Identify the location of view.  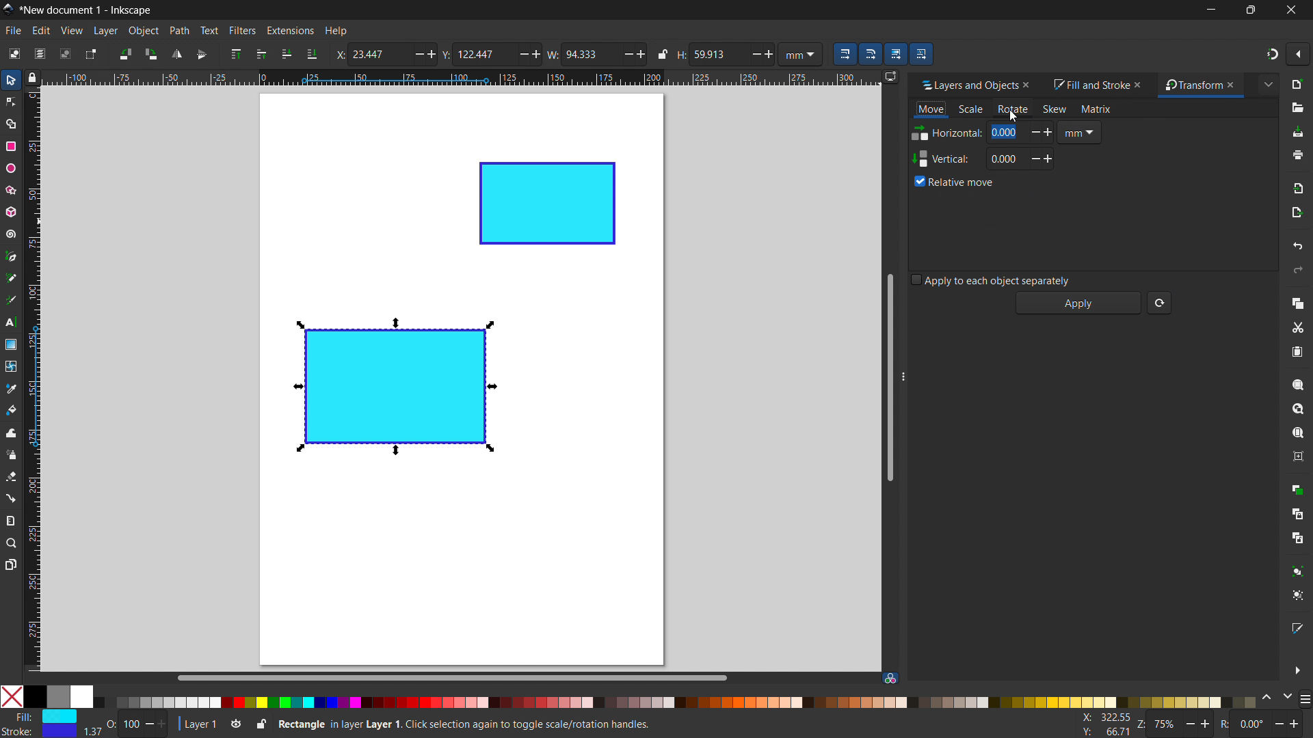
(71, 31).